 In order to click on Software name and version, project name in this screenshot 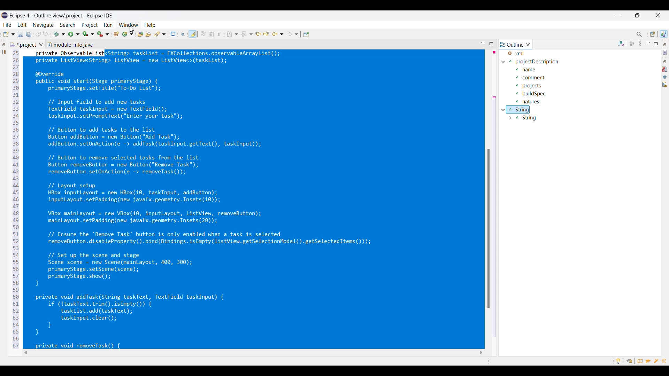, I will do `click(63, 16)`.